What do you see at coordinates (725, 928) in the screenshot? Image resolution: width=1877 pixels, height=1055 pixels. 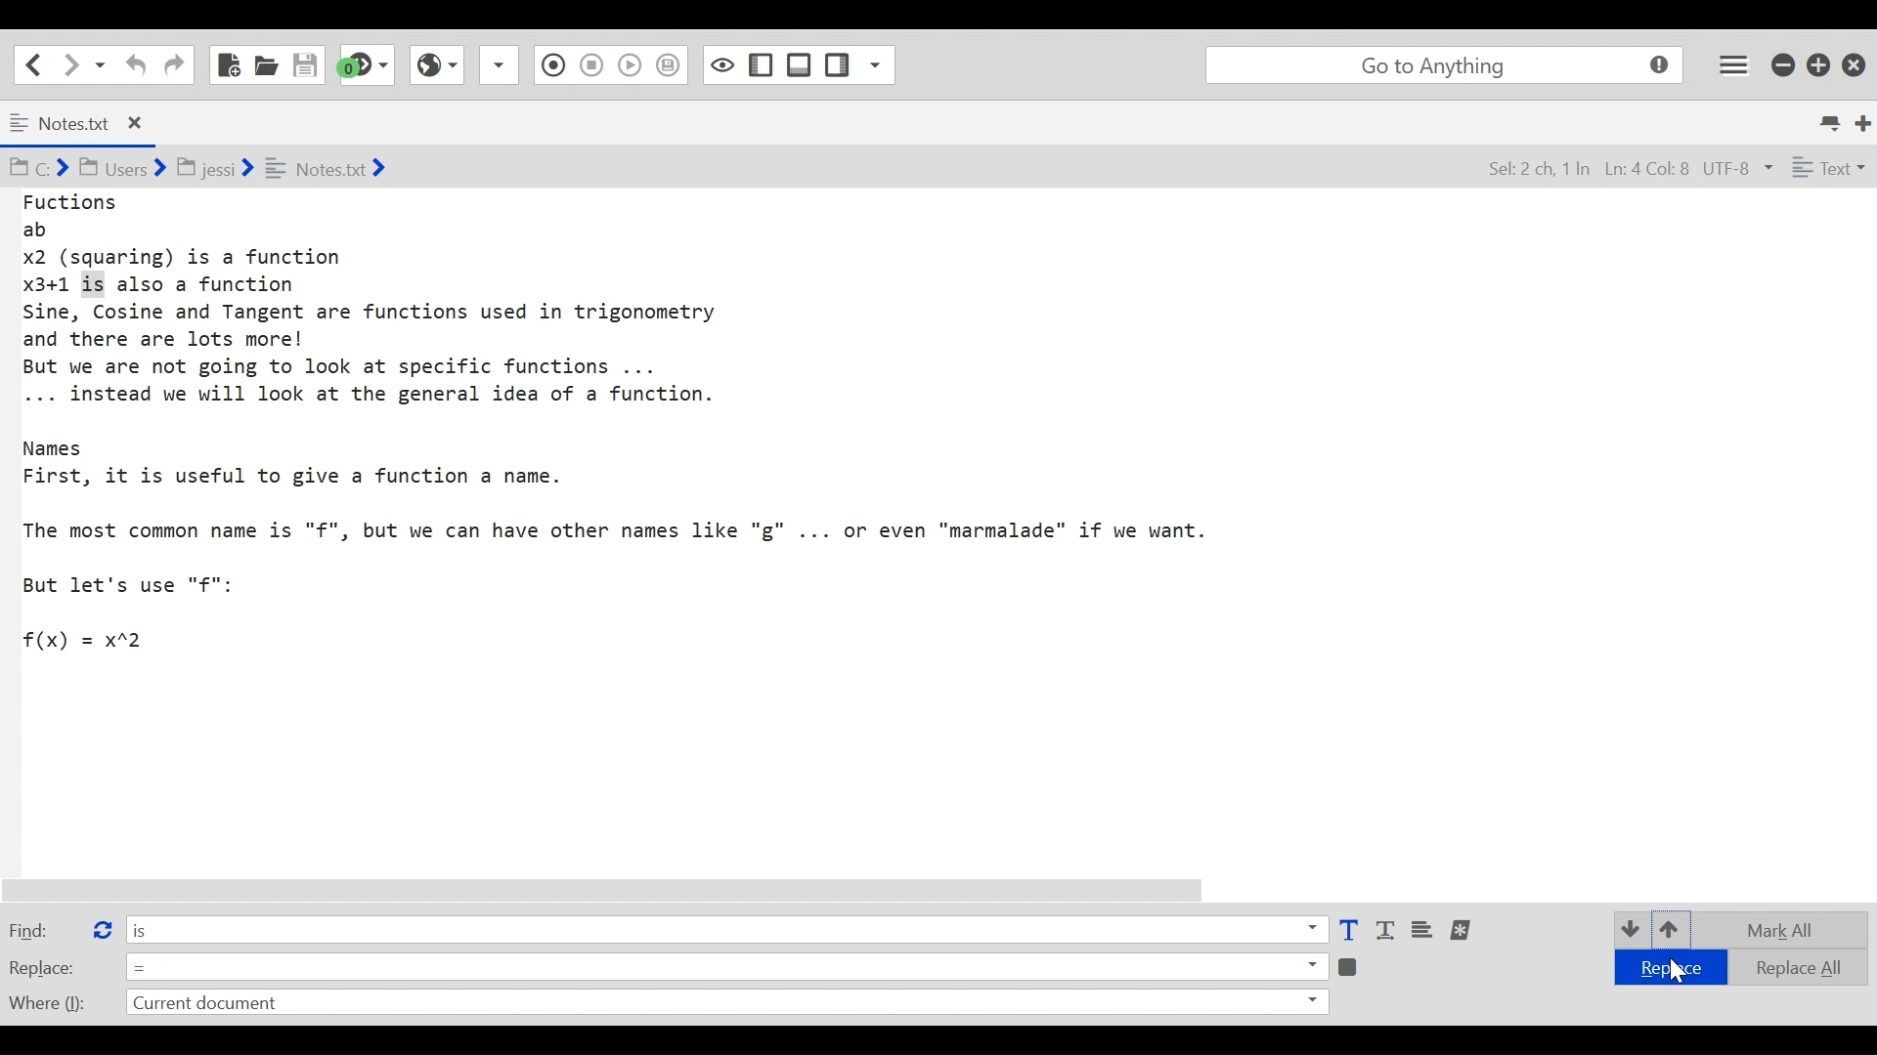 I see `is` at bounding box center [725, 928].